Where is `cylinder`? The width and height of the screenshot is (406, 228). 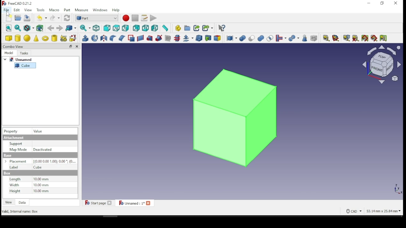 cylinder is located at coordinates (18, 38).